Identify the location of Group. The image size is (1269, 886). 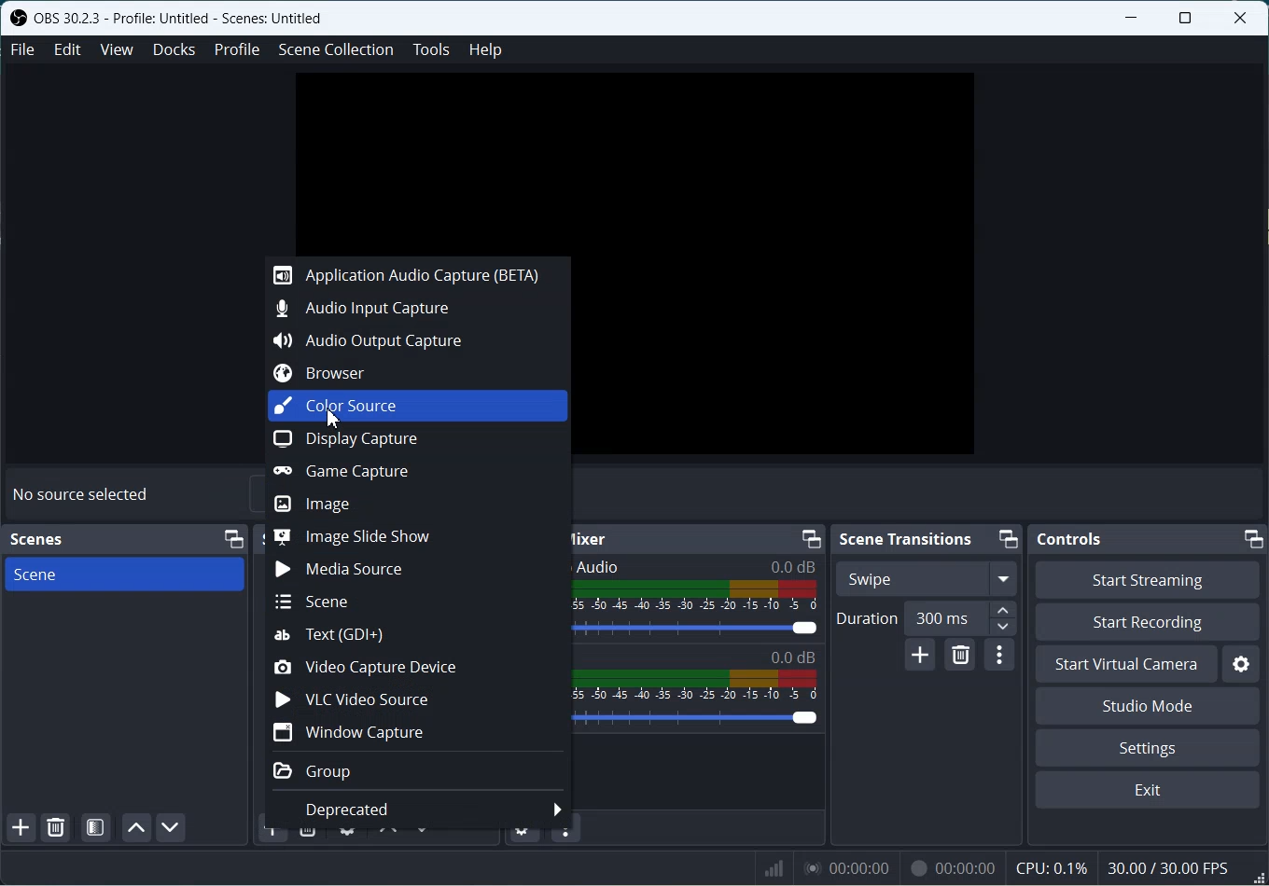
(417, 770).